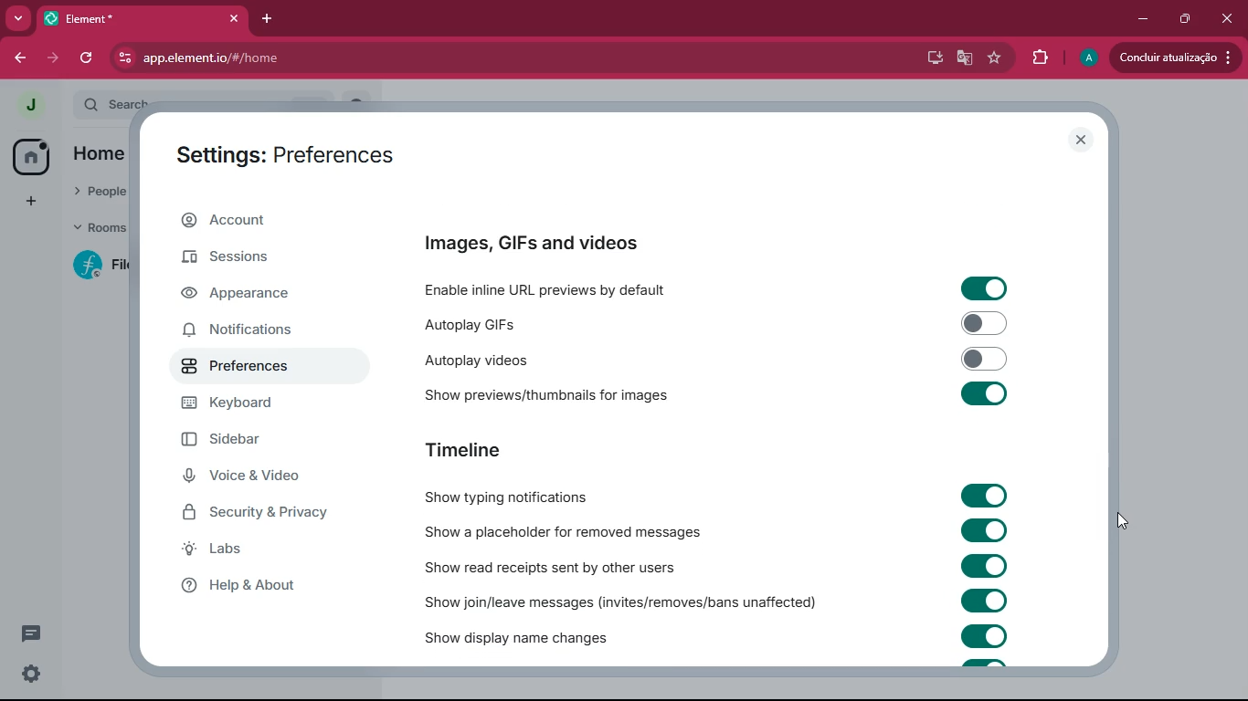 The image size is (1248, 701). What do you see at coordinates (1080, 140) in the screenshot?
I see `close` at bounding box center [1080, 140].